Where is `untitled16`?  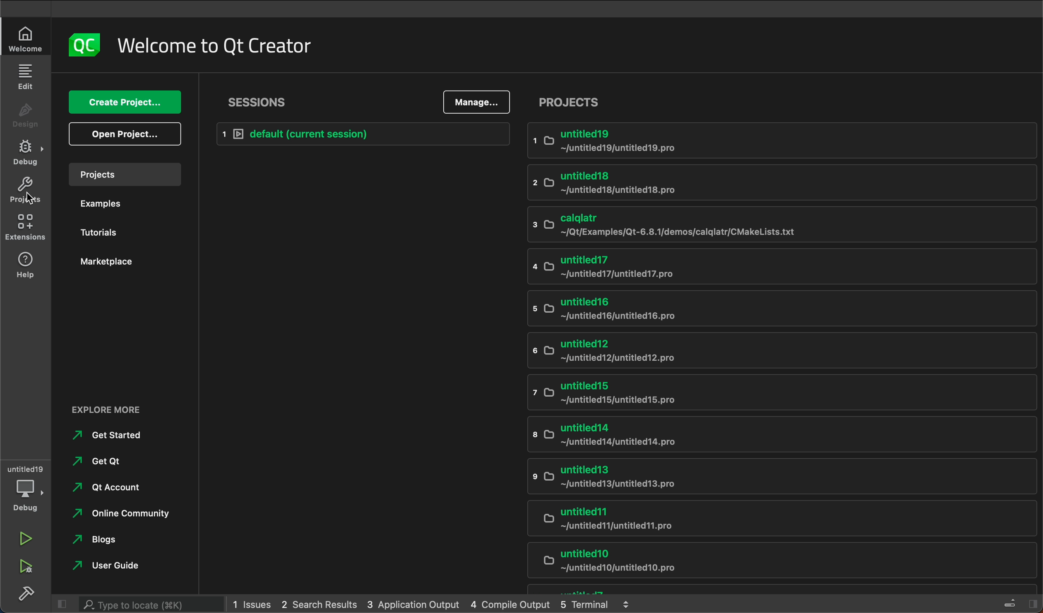 untitled16 is located at coordinates (776, 310).